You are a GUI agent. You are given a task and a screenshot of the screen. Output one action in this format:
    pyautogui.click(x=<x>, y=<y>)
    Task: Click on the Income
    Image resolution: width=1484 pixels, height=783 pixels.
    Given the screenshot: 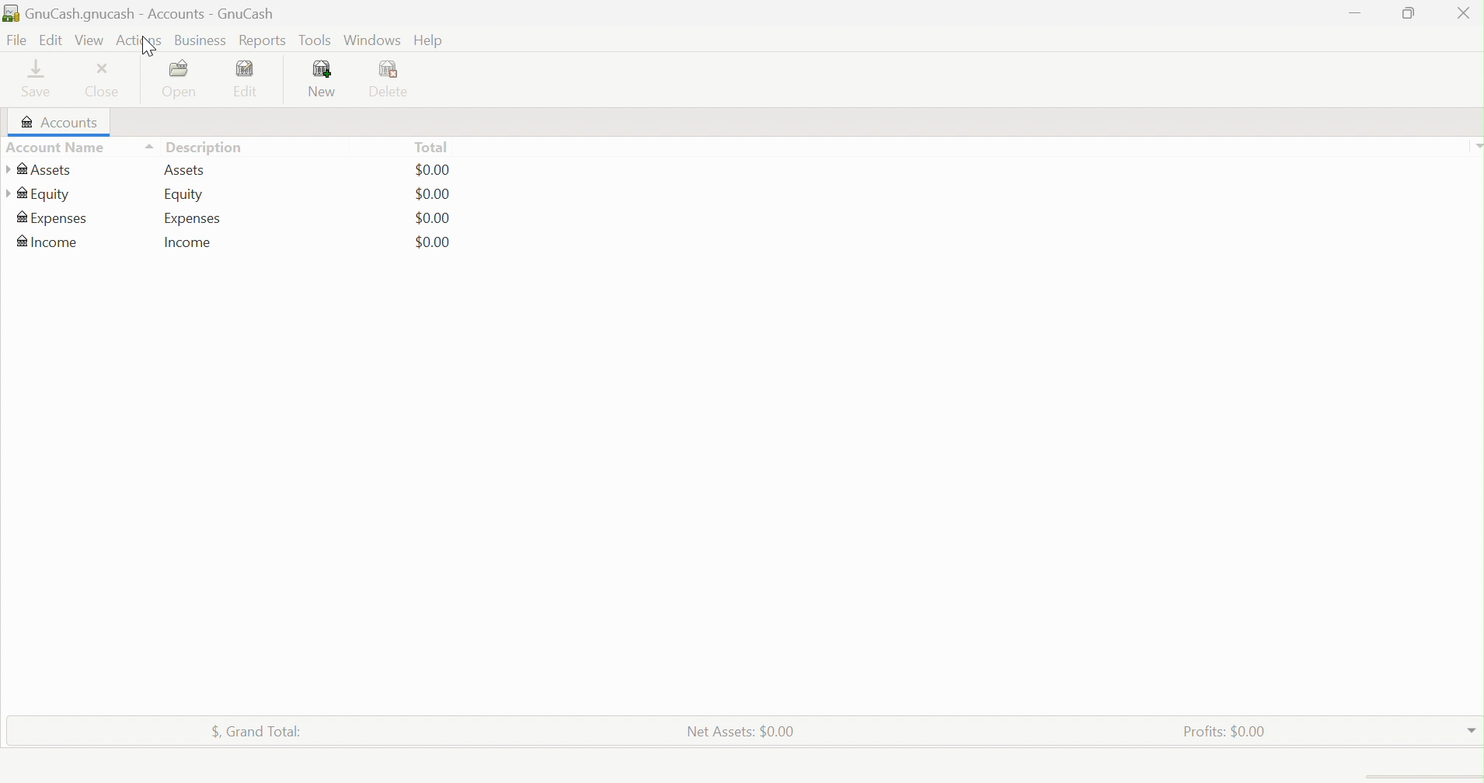 What is the action you would take?
    pyautogui.click(x=190, y=242)
    